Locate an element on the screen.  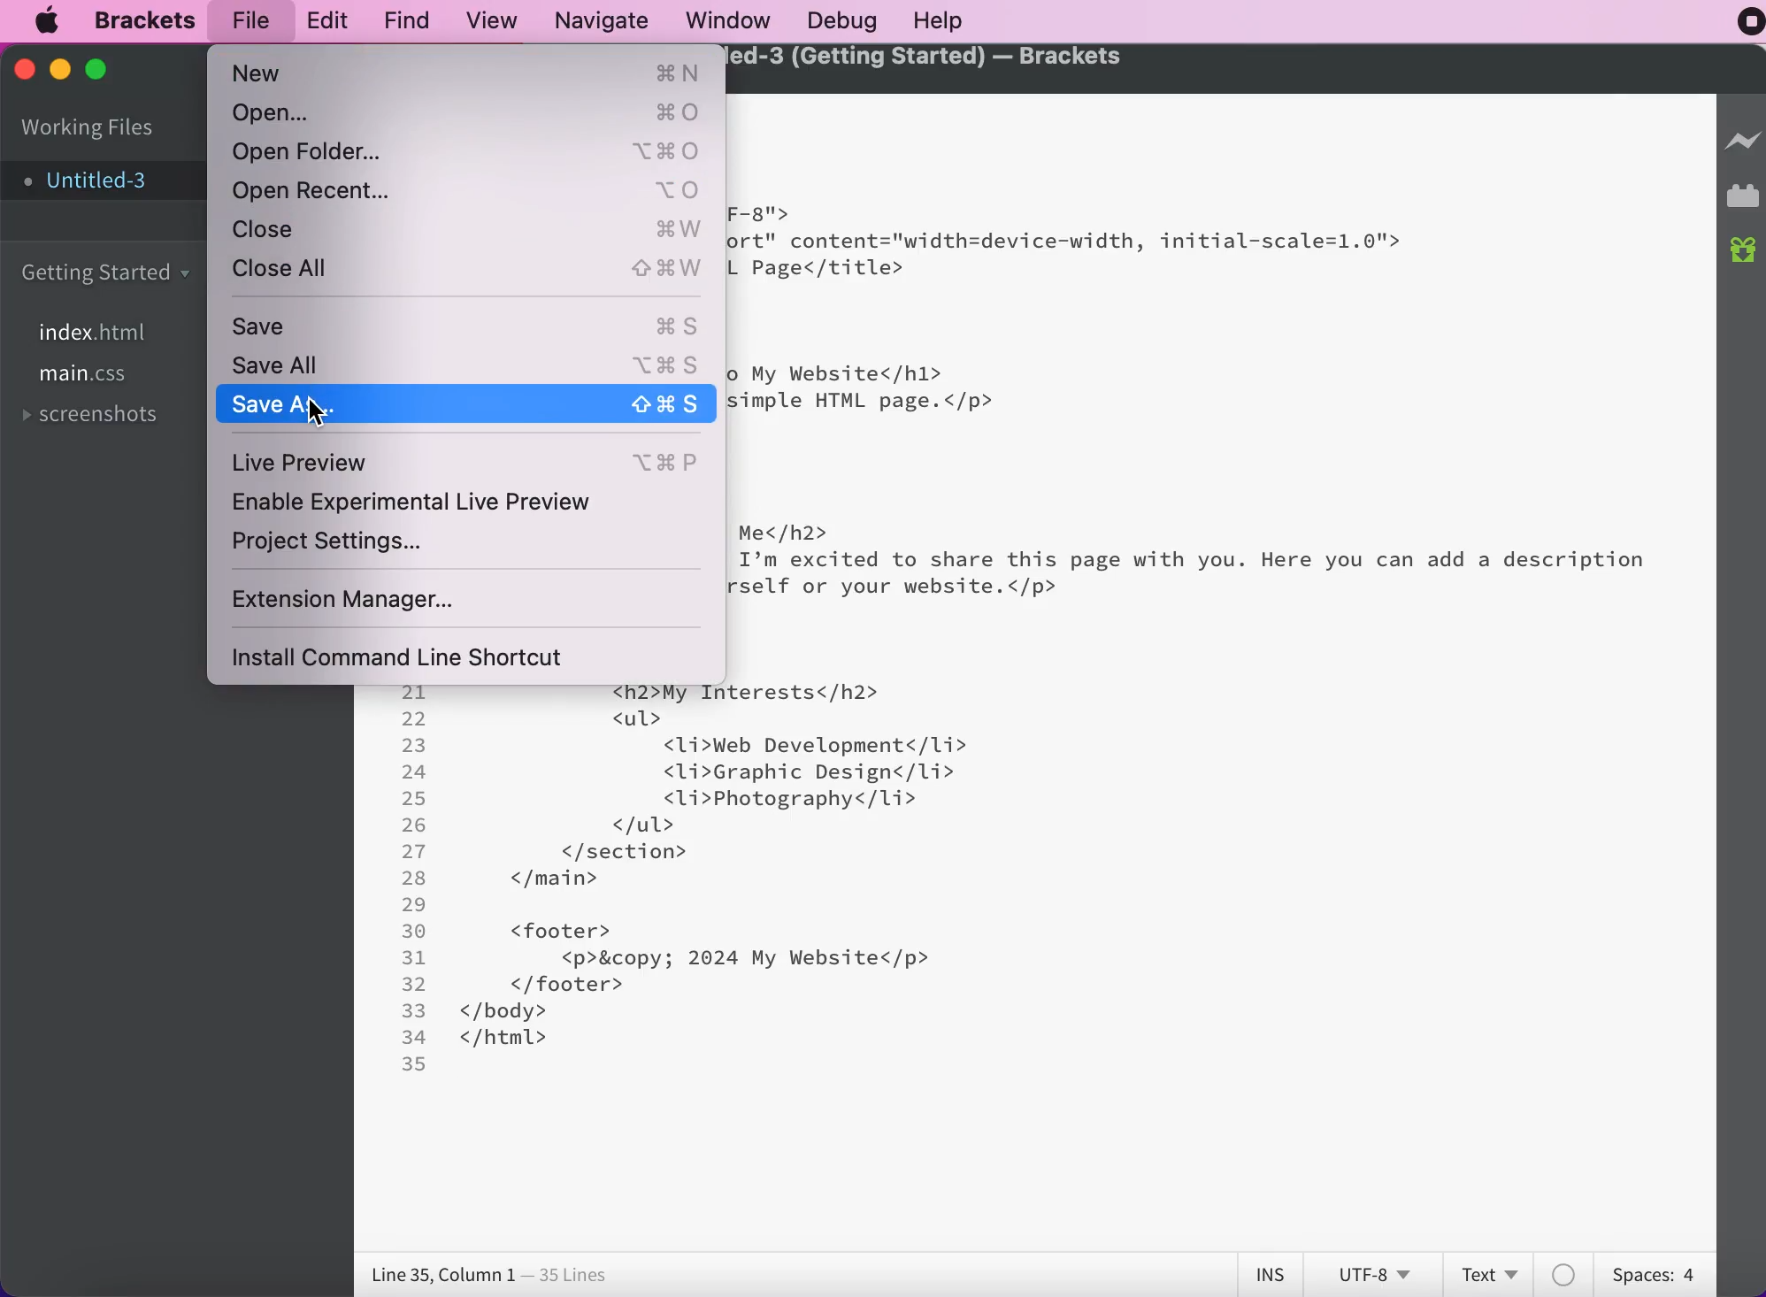
30 is located at coordinates (414, 932).